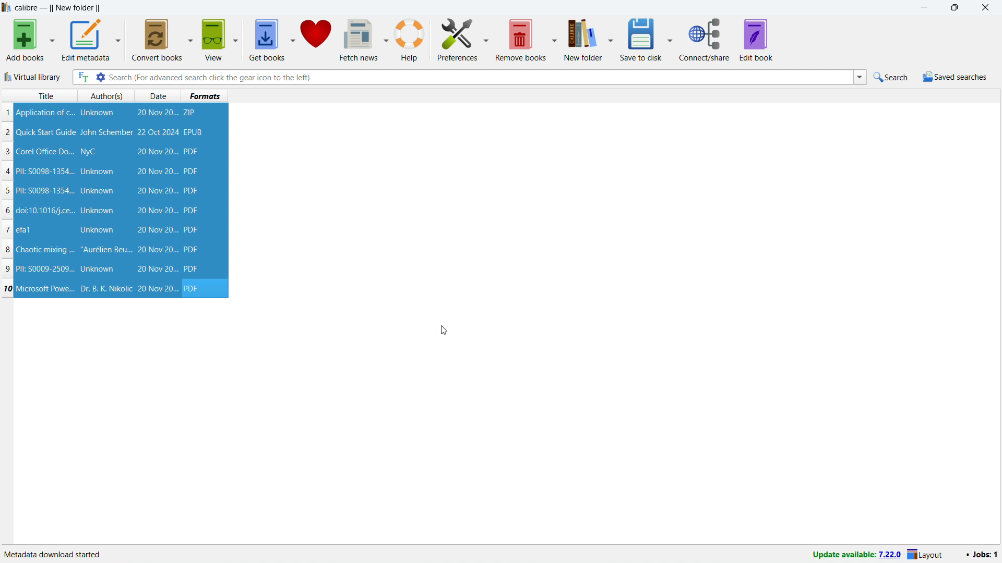 The width and height of the screenshot is (1002, 563). What do you see at coordinates (7, 229) in the screenshot?
I see `7` at bounding box center [7, 229].